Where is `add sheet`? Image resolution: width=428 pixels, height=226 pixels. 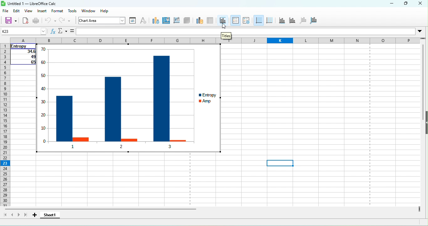 add sheet is located at coordinates (37, 215).